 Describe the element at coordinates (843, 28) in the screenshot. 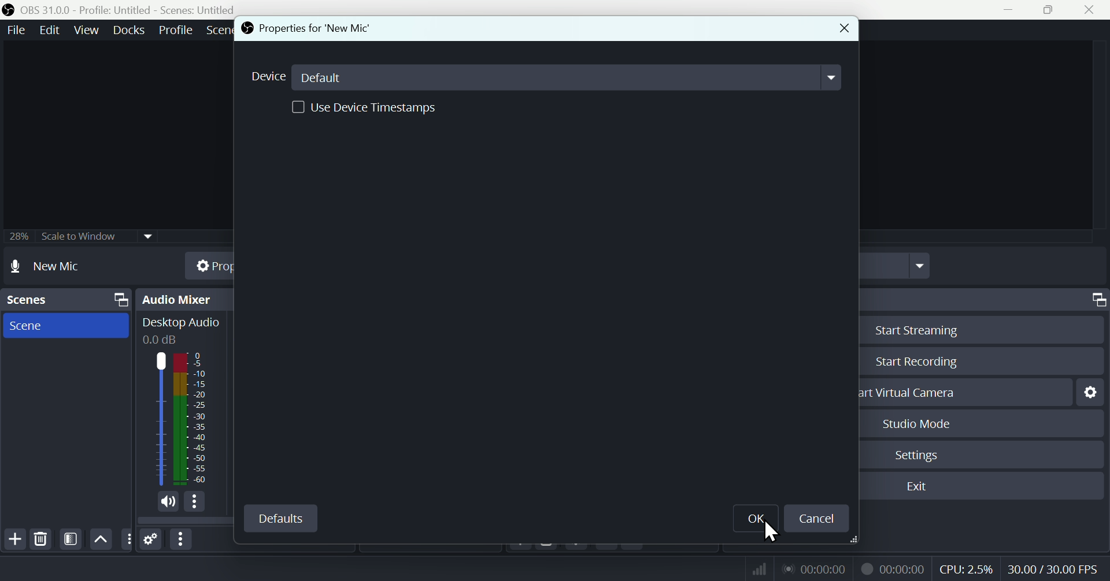

I see `Close` at that location.